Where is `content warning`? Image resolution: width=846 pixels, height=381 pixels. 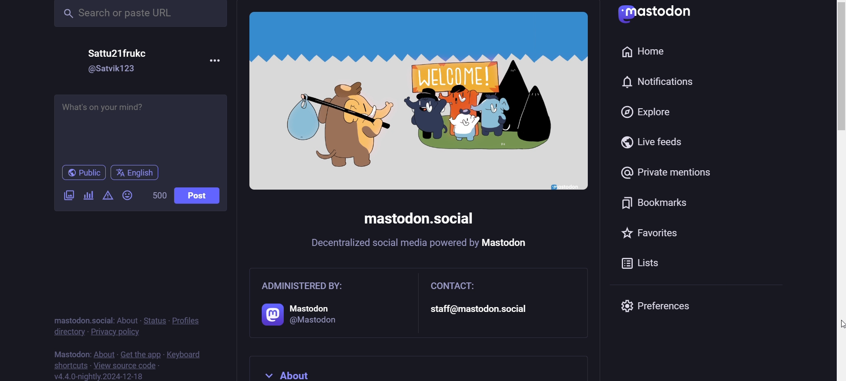 content warning is located at coordinates (106, 196).